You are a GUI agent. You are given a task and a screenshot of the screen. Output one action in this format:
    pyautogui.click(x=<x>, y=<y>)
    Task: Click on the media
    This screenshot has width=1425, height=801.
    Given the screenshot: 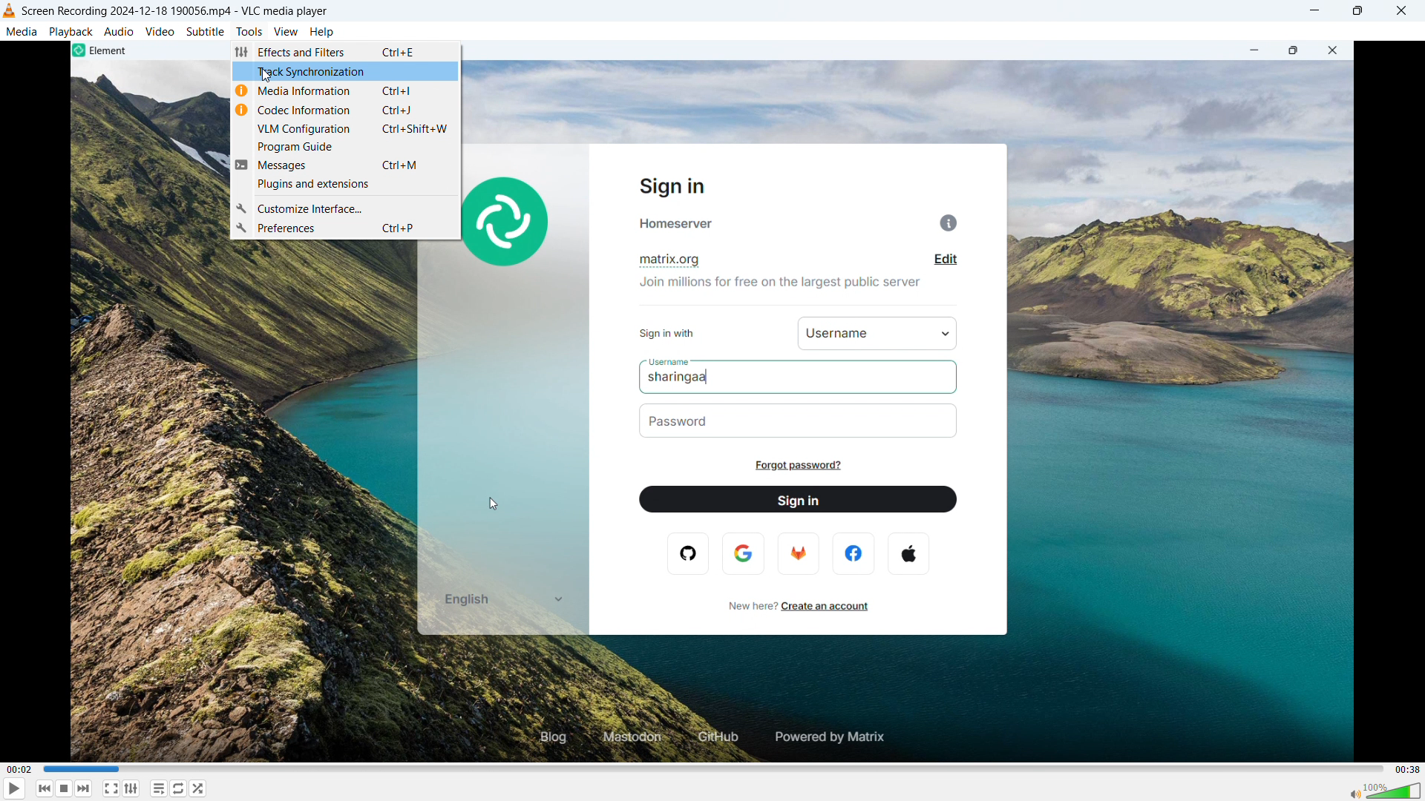 What is the action you would take?
    pyautogui.click(x=23, y=32)
    